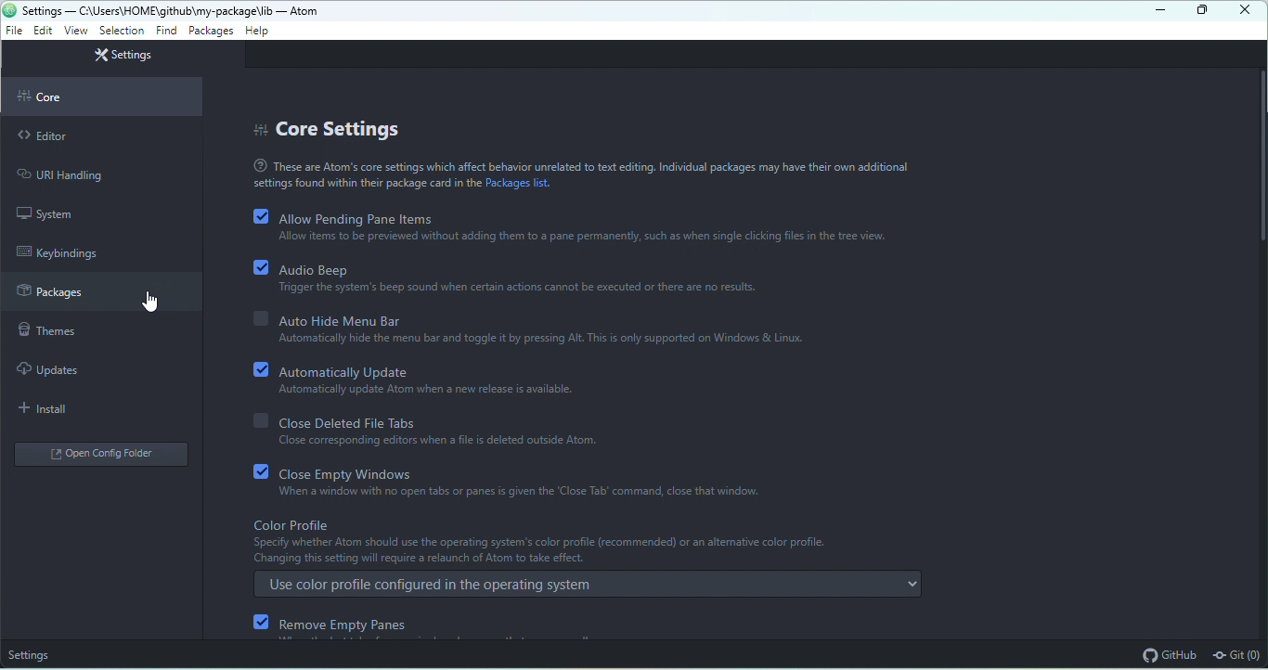 The height and width of the screenshot is (670, 1268). I want to click on github, so click(1170, 654).